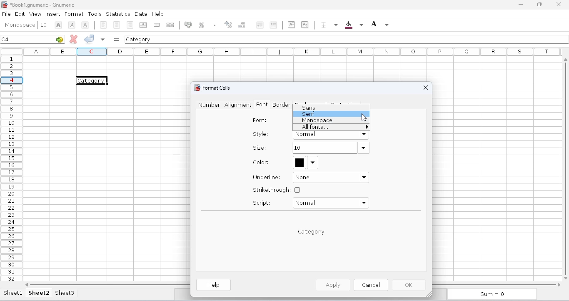 The image size is (569, 301). What do you see at coordinates (380, 24) in the screenshot?
I see `foreground` at bounding box center [380, 24].